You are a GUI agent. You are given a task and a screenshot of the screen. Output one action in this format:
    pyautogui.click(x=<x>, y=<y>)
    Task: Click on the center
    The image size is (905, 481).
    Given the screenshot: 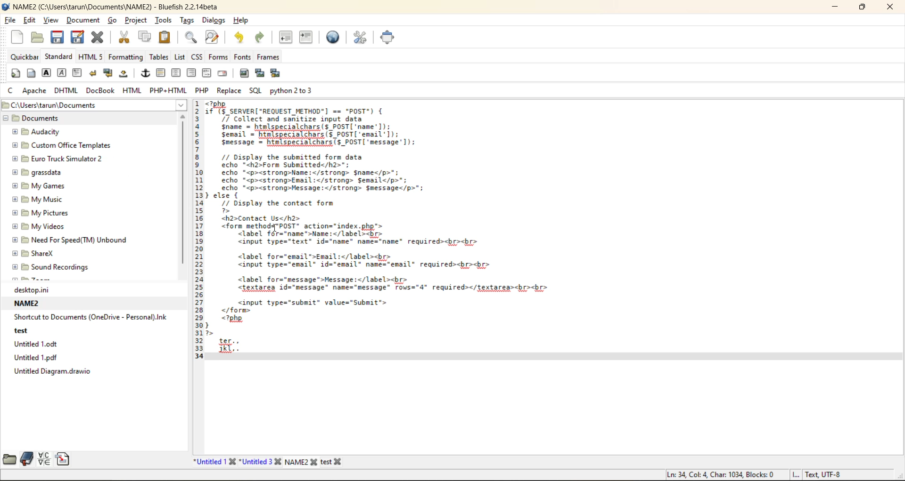 What is the action you would take?
    pyautogui.click(x=177, y=73)
    